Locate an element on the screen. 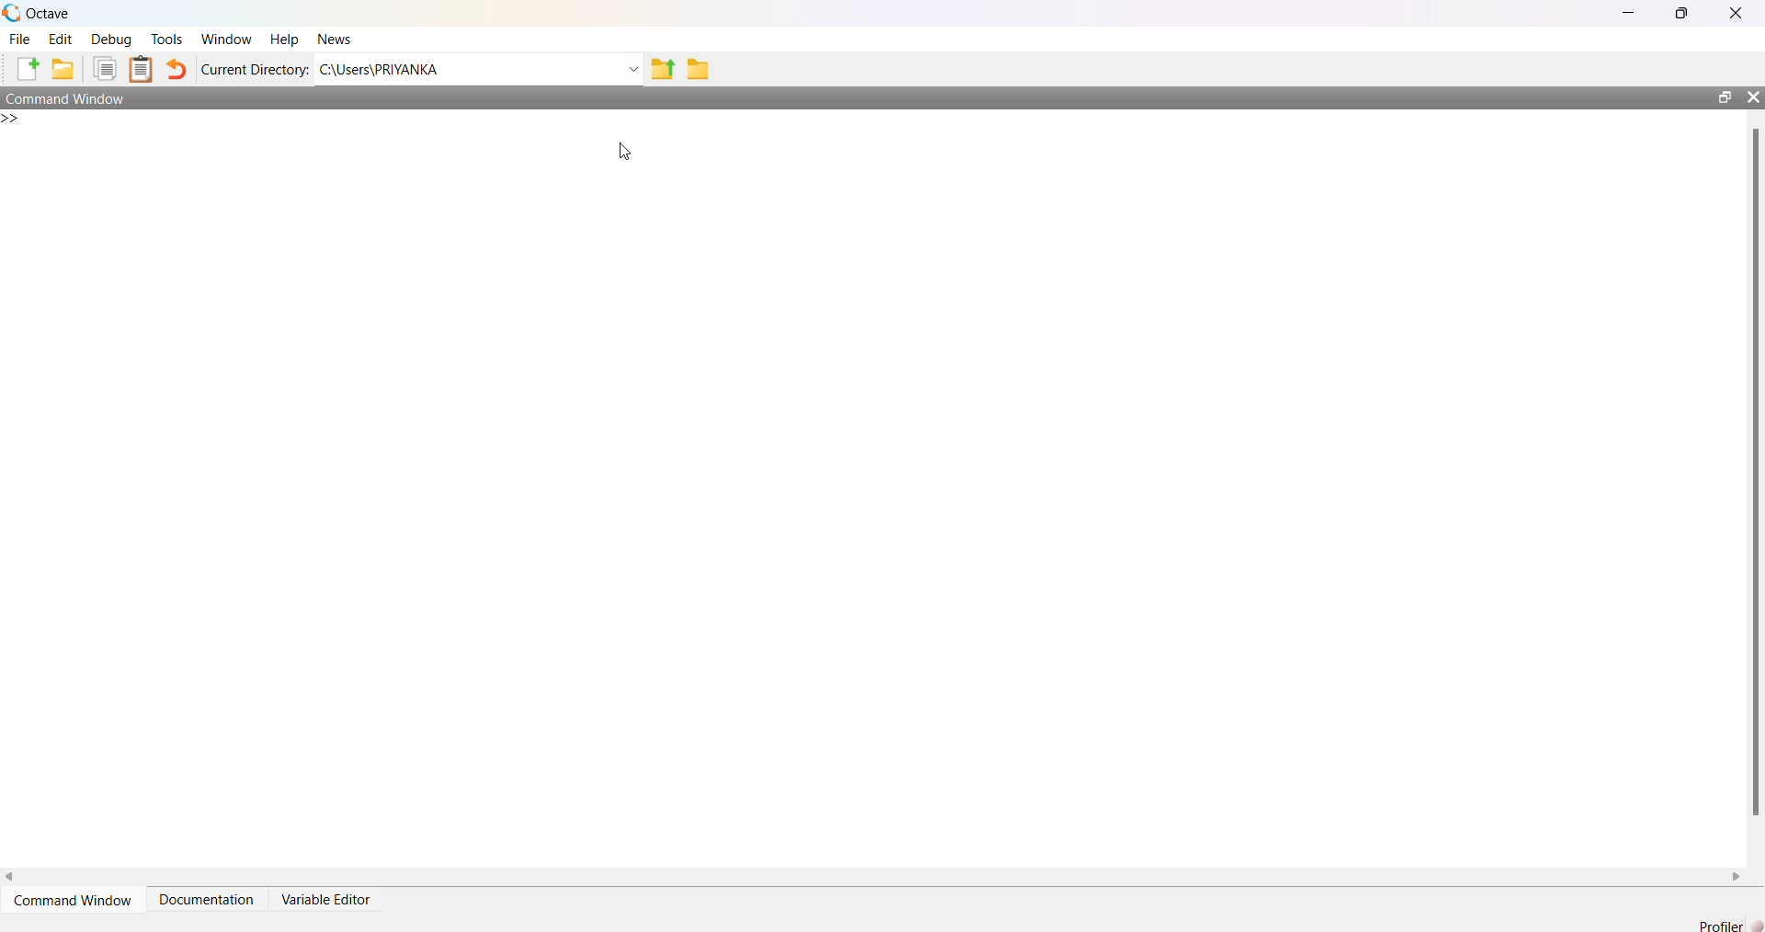  close is located at coordinates (1738, 13).